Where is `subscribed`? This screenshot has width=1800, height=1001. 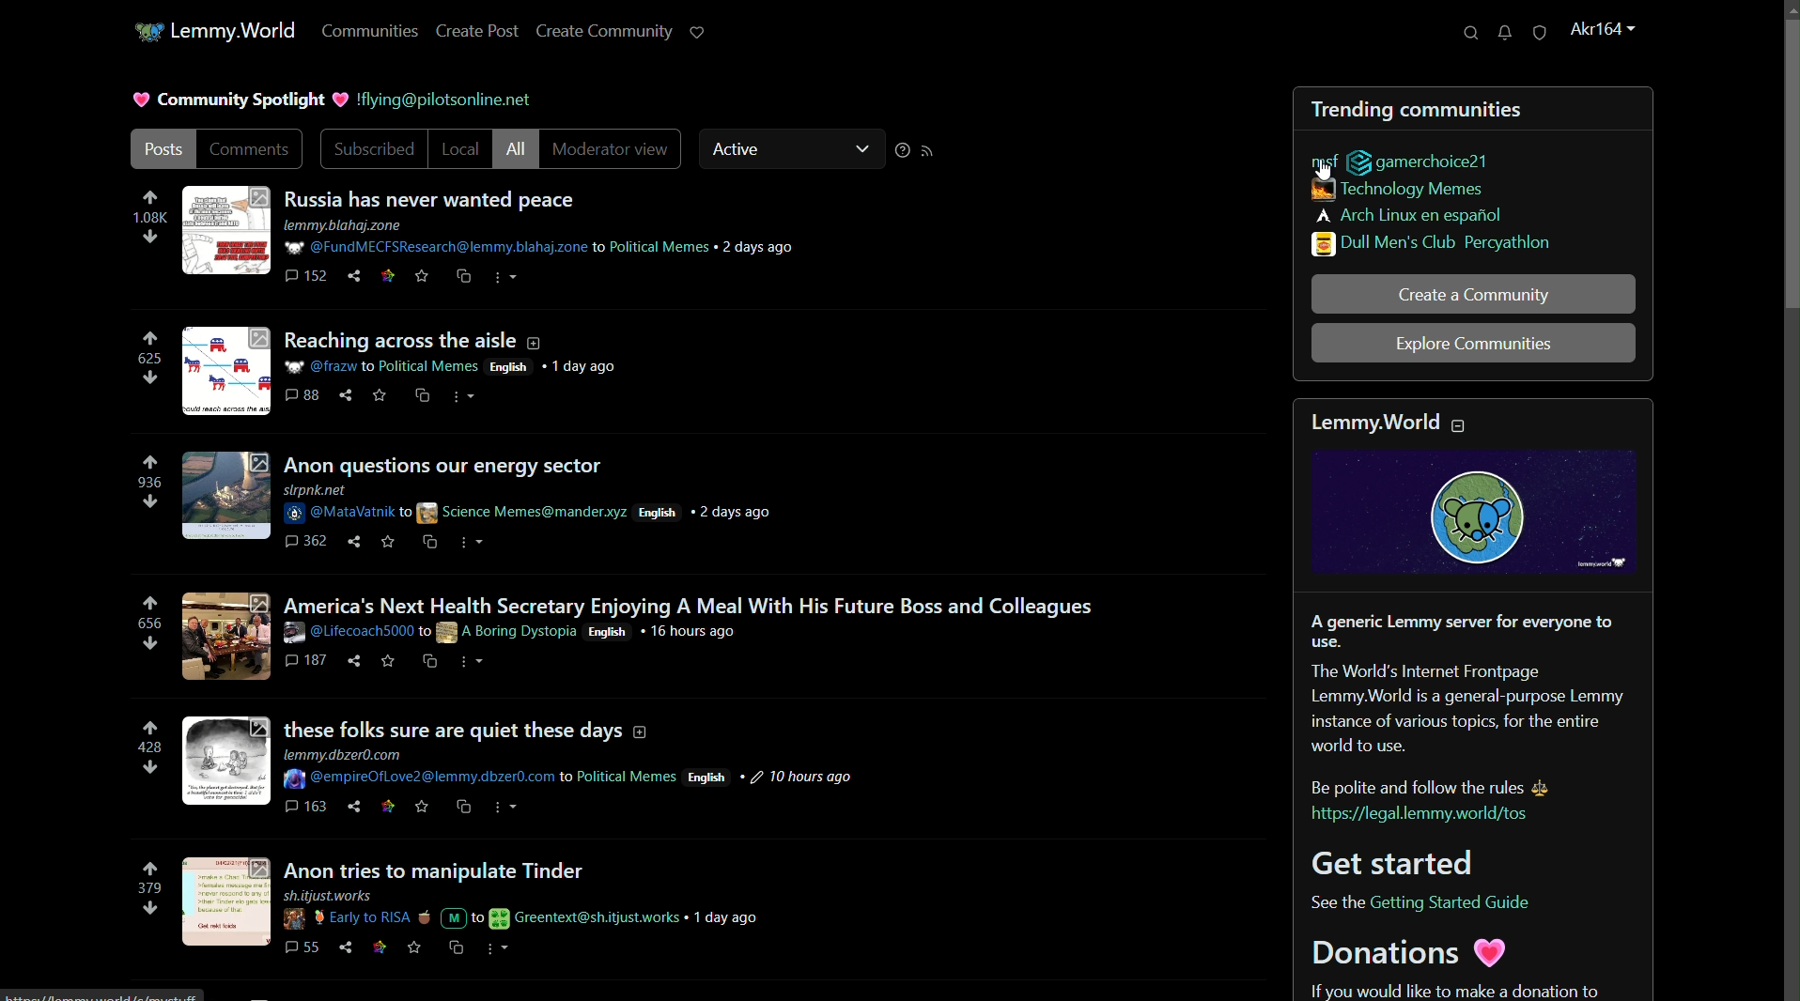
subscribed is located at coordinates (371, 149).